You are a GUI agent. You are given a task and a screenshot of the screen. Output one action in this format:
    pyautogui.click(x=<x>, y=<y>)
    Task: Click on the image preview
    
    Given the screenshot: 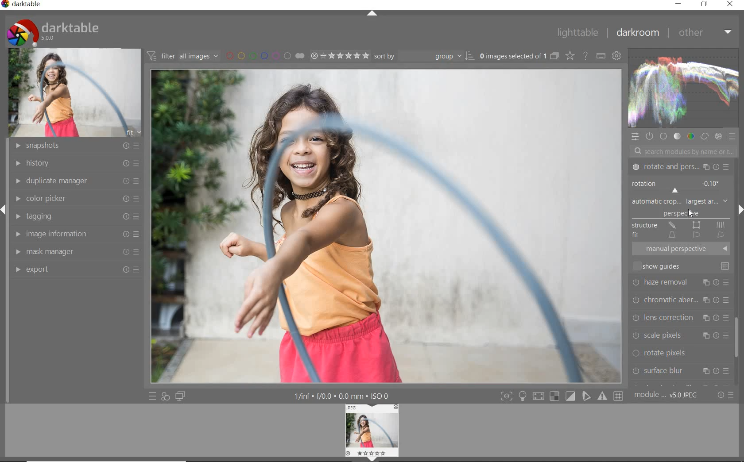 What is the action you would take?
    pyautogui.click(x=373, y=433)
    